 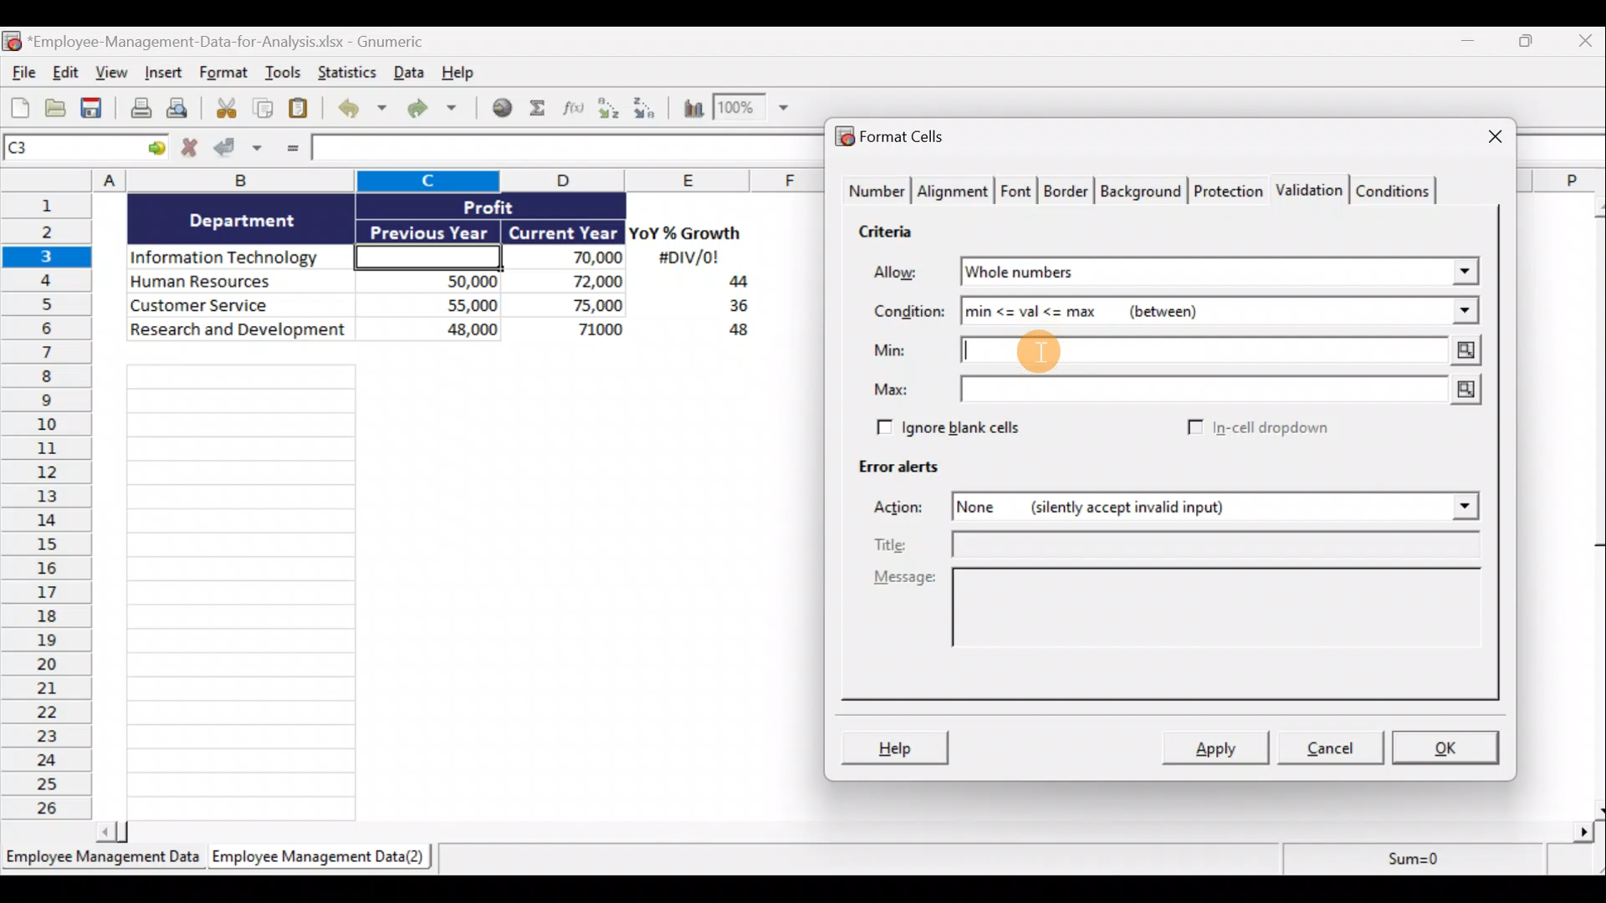 I want to click on YoY% Growth, so click(x=686, y=234).